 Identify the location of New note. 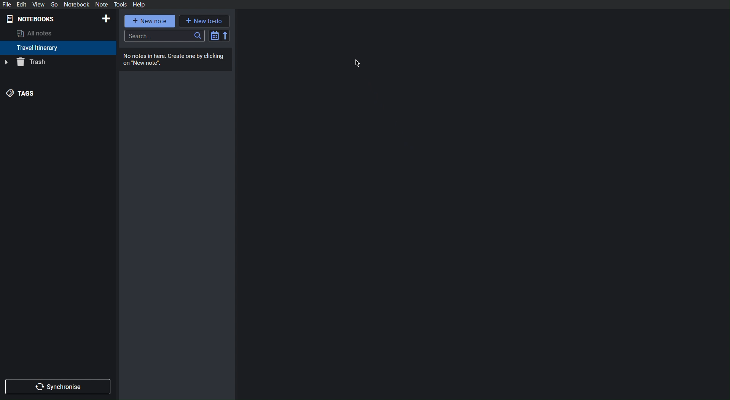
(150, 21).